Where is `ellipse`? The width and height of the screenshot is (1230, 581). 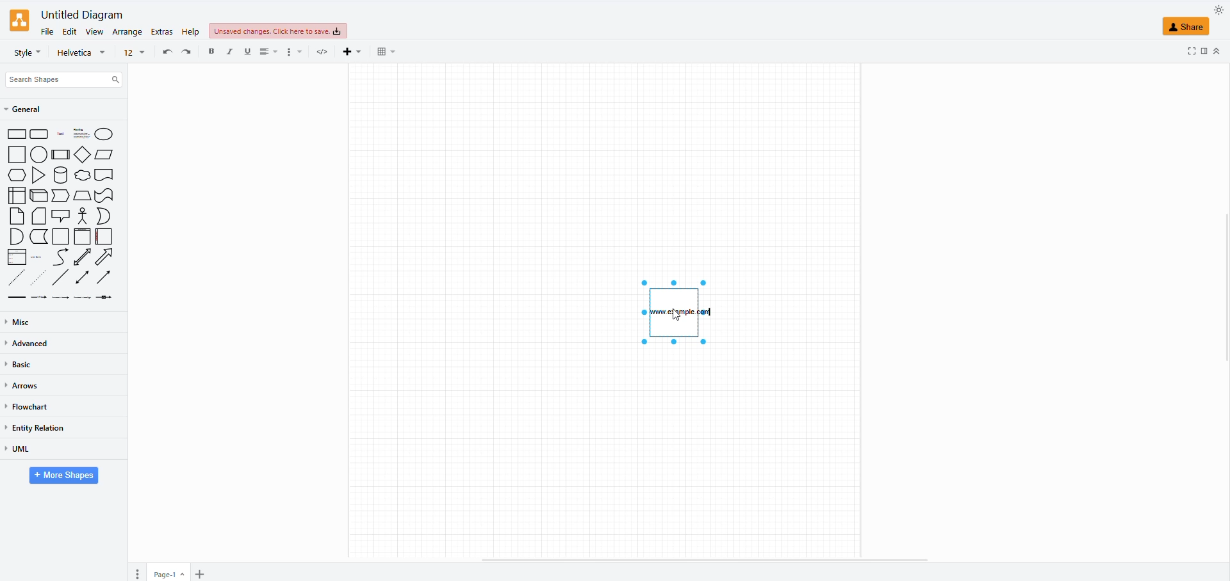 ellipse is located at coordinates (103, 134).